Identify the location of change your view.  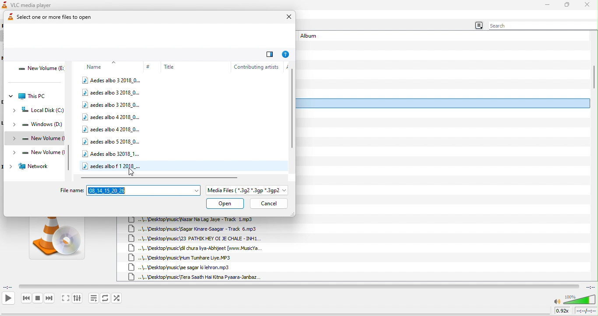
(270, 53).